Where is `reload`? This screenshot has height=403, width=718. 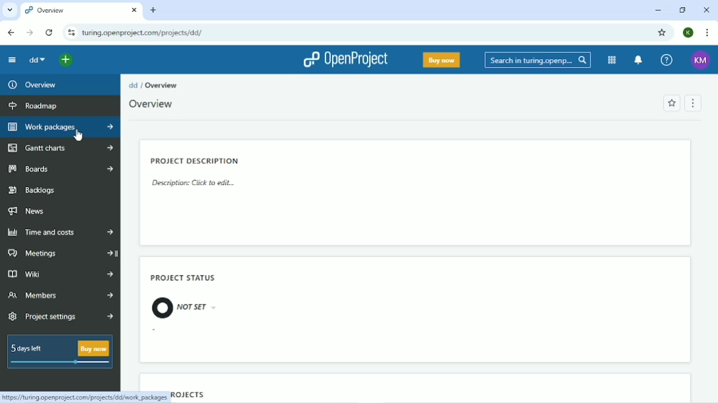
reload is located at coordinates (48, 32).